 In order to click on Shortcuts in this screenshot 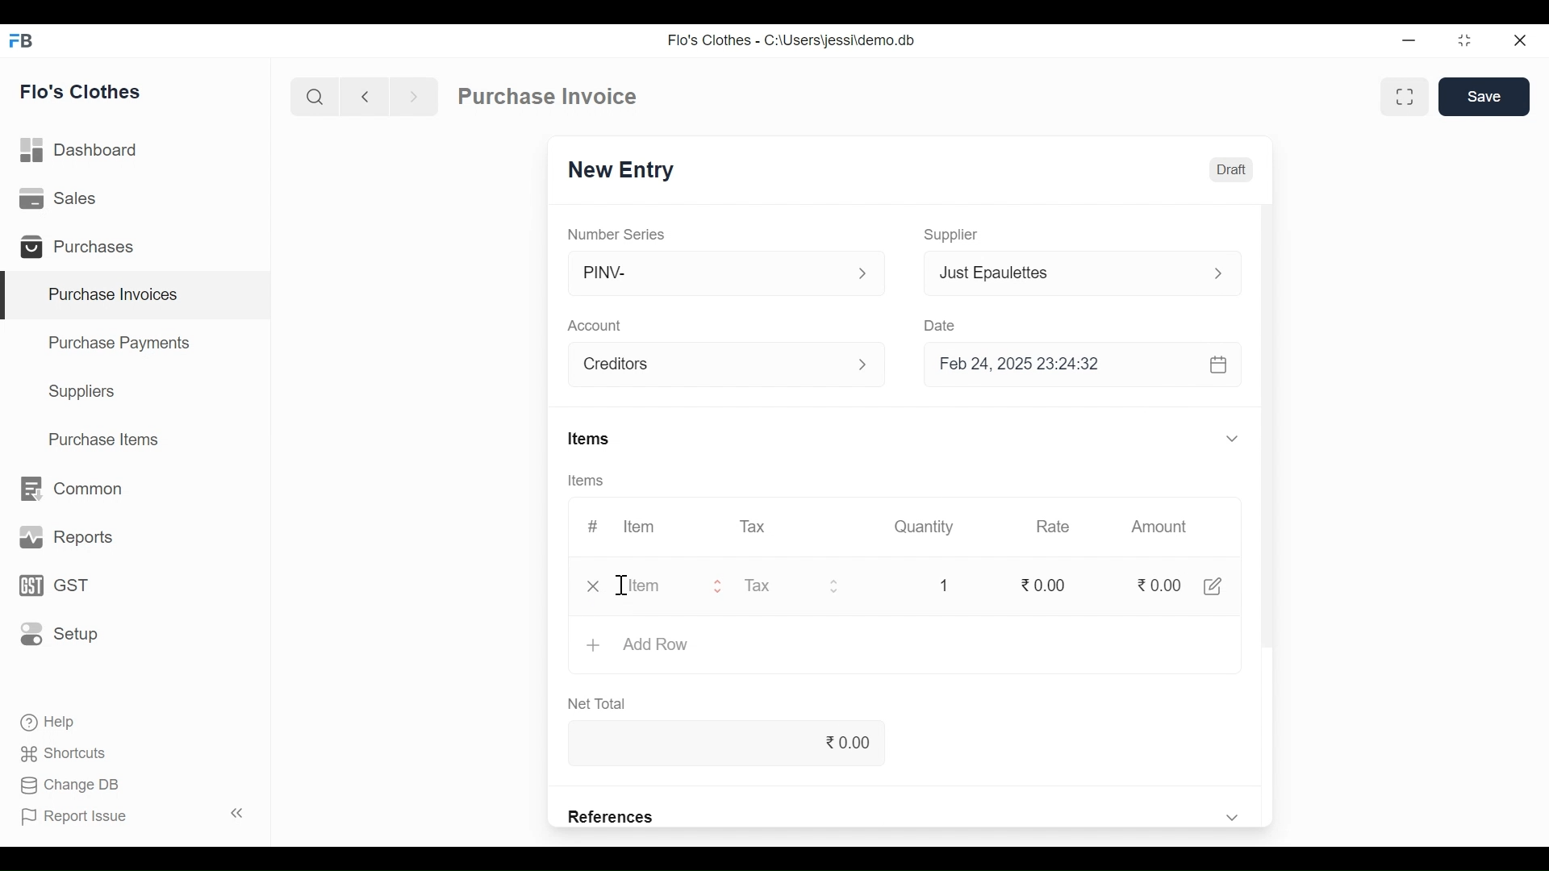, I will do `click(64, 755)`.